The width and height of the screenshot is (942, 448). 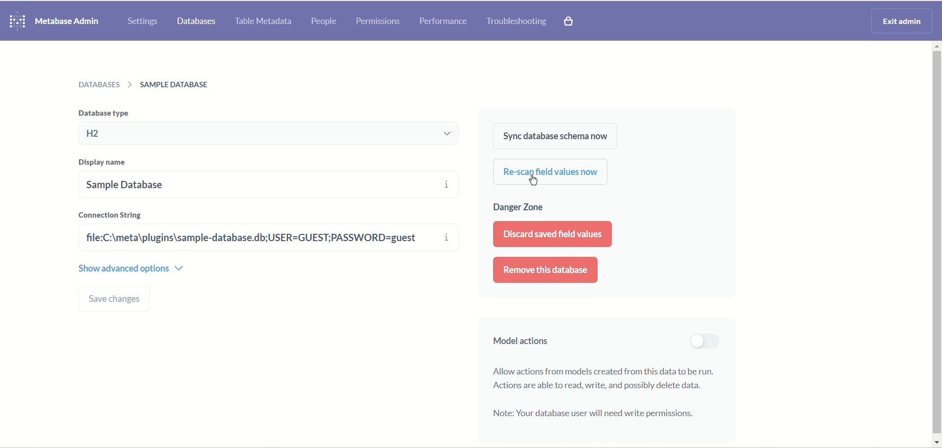 What do you see at coordinates (378, 20) in the screenshot?
I see `permissions` at bounding box center [378, 20].